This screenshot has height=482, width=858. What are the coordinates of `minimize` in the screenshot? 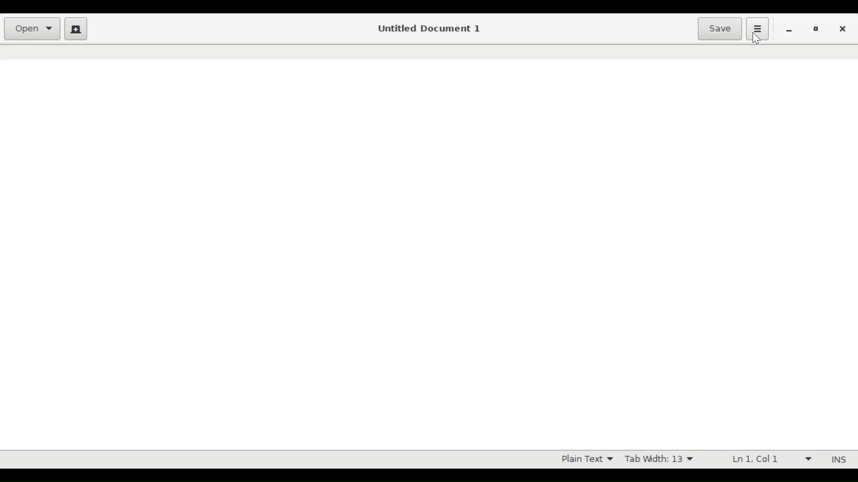 It's located at (787, 30).